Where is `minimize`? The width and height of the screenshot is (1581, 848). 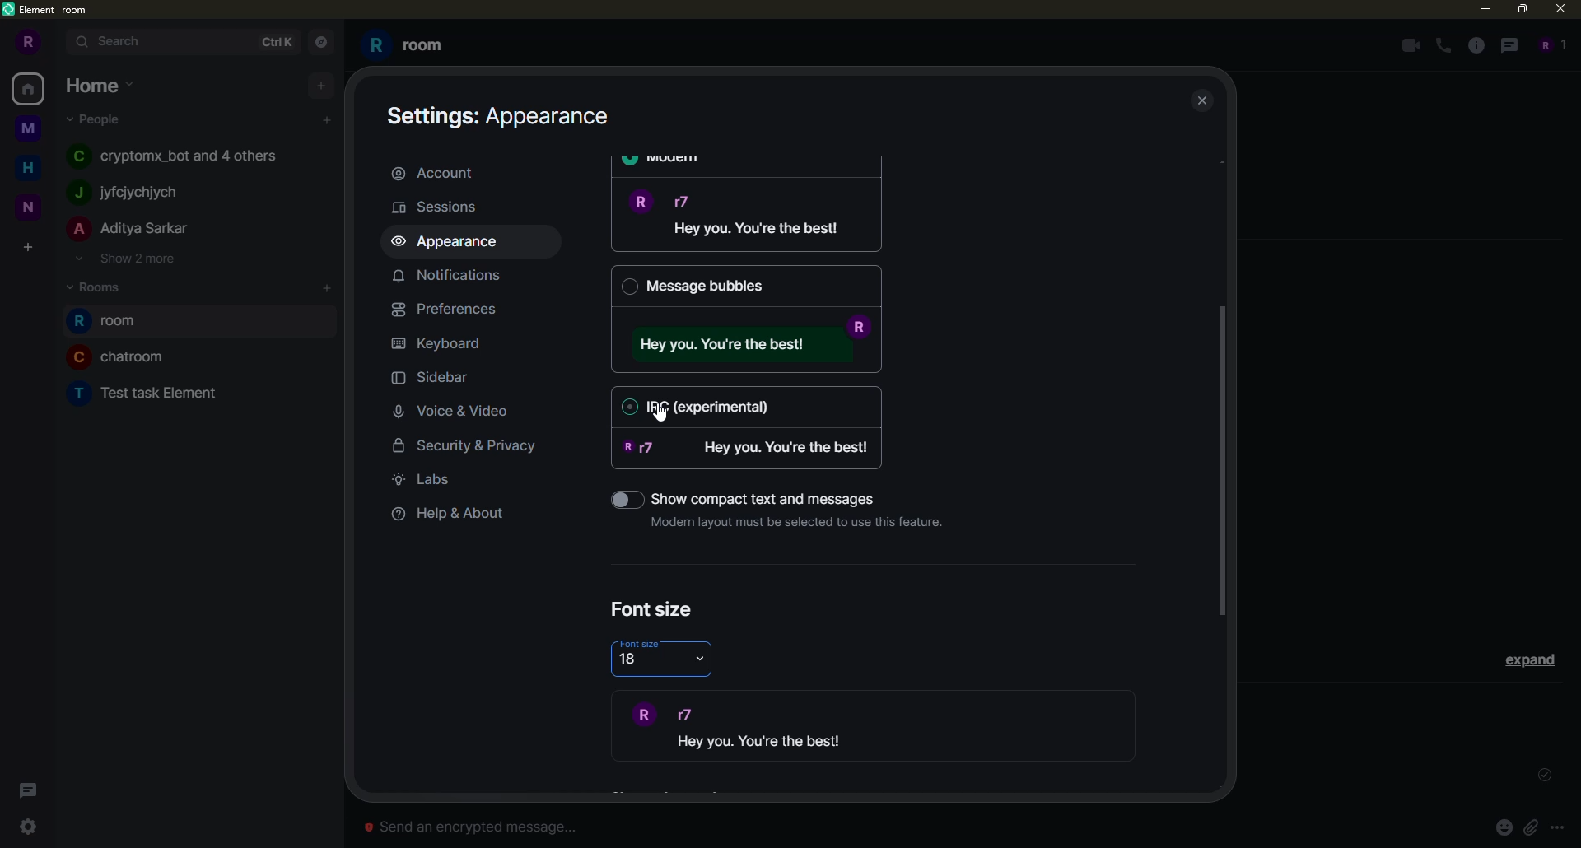
minimize is located at coordinates (1480, 8).